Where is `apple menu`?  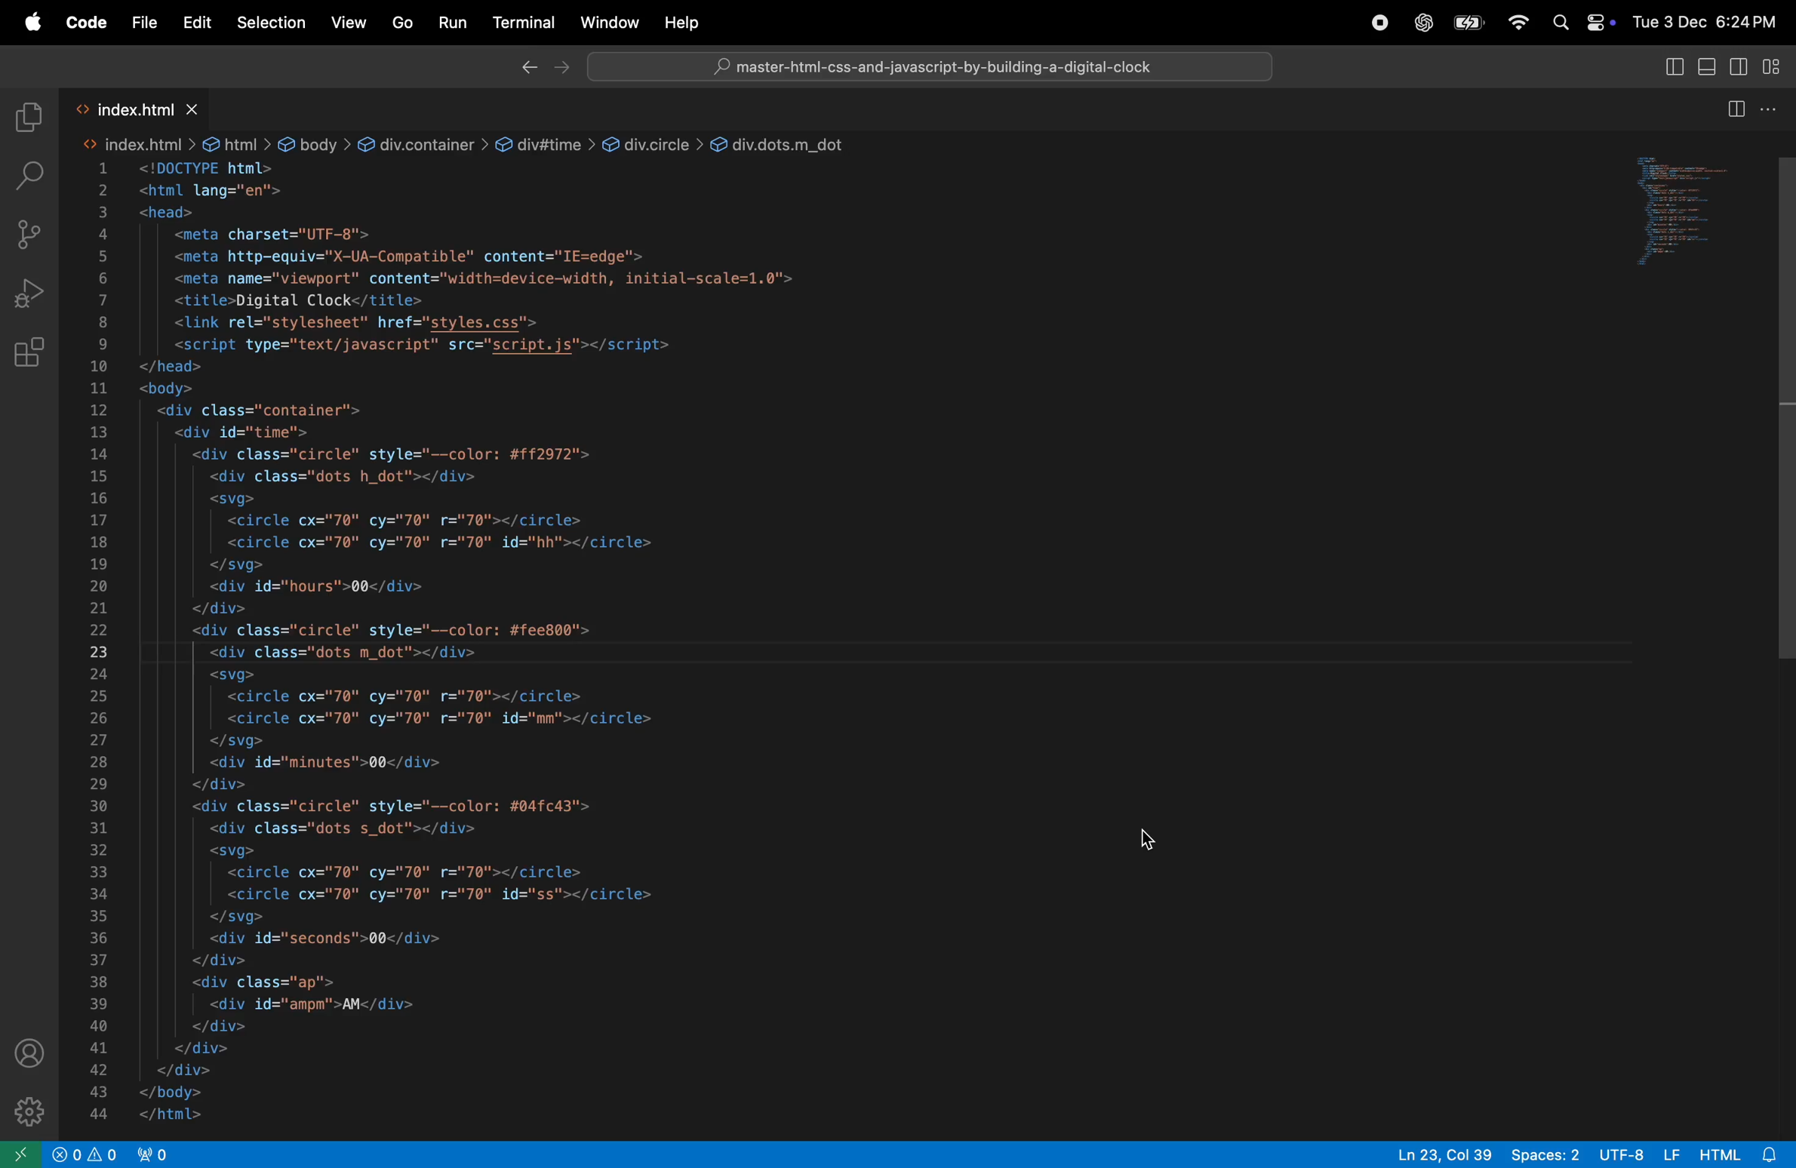 apple menu is located at coordinates (1471, 23).